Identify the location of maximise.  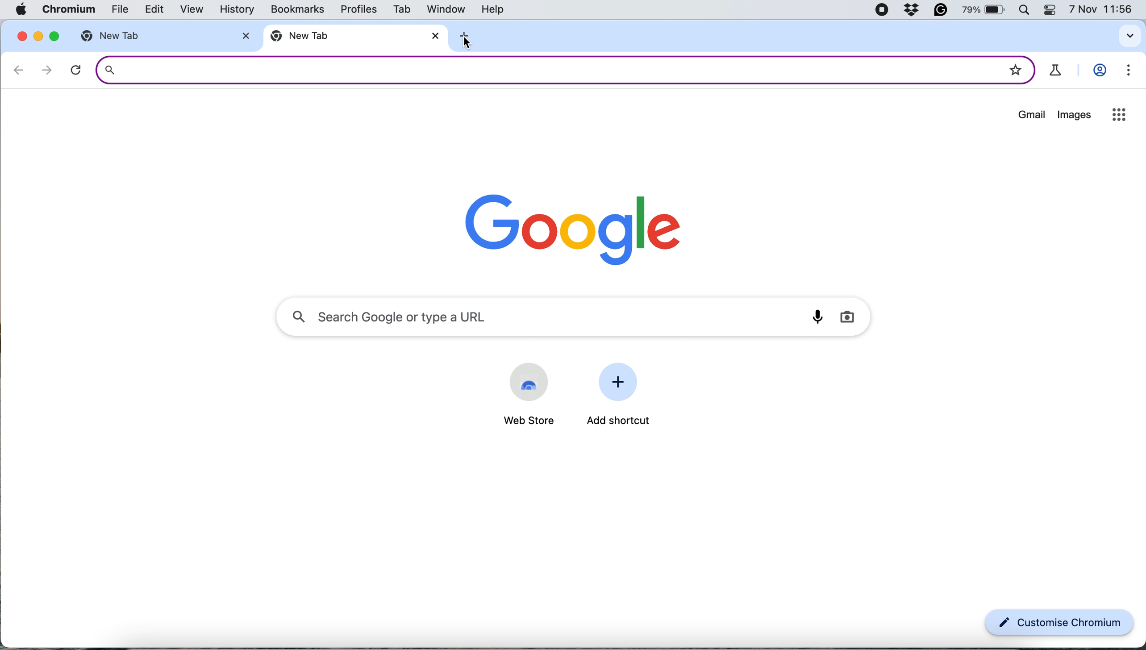
(54, 36).